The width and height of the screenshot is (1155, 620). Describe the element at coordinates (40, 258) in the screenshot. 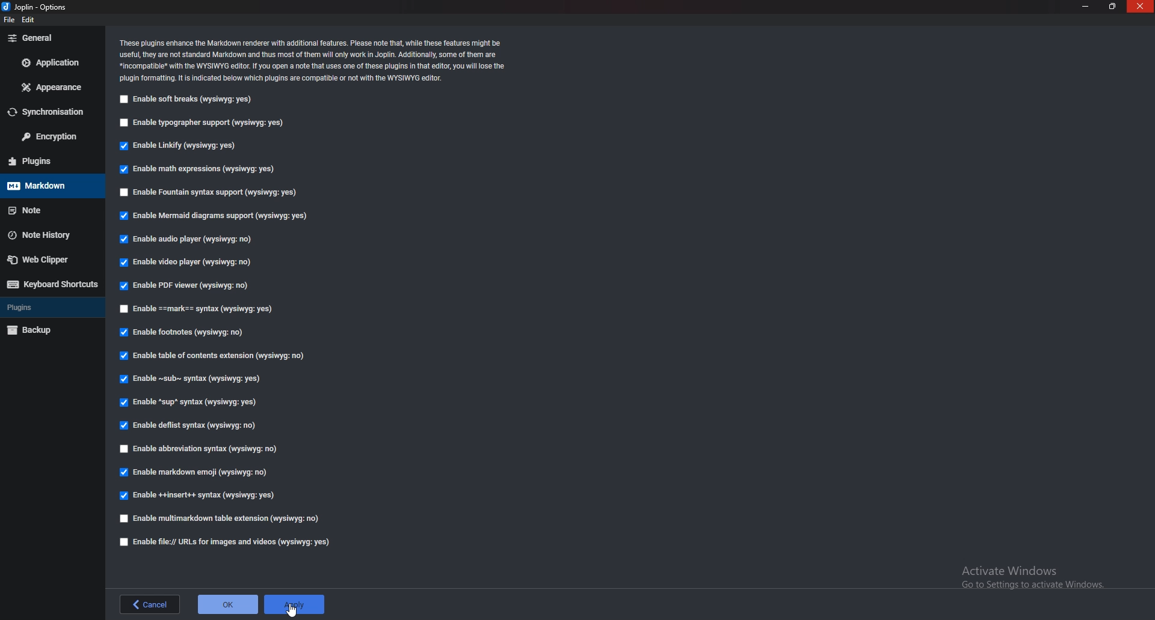

I see `Web clipper` at that location.